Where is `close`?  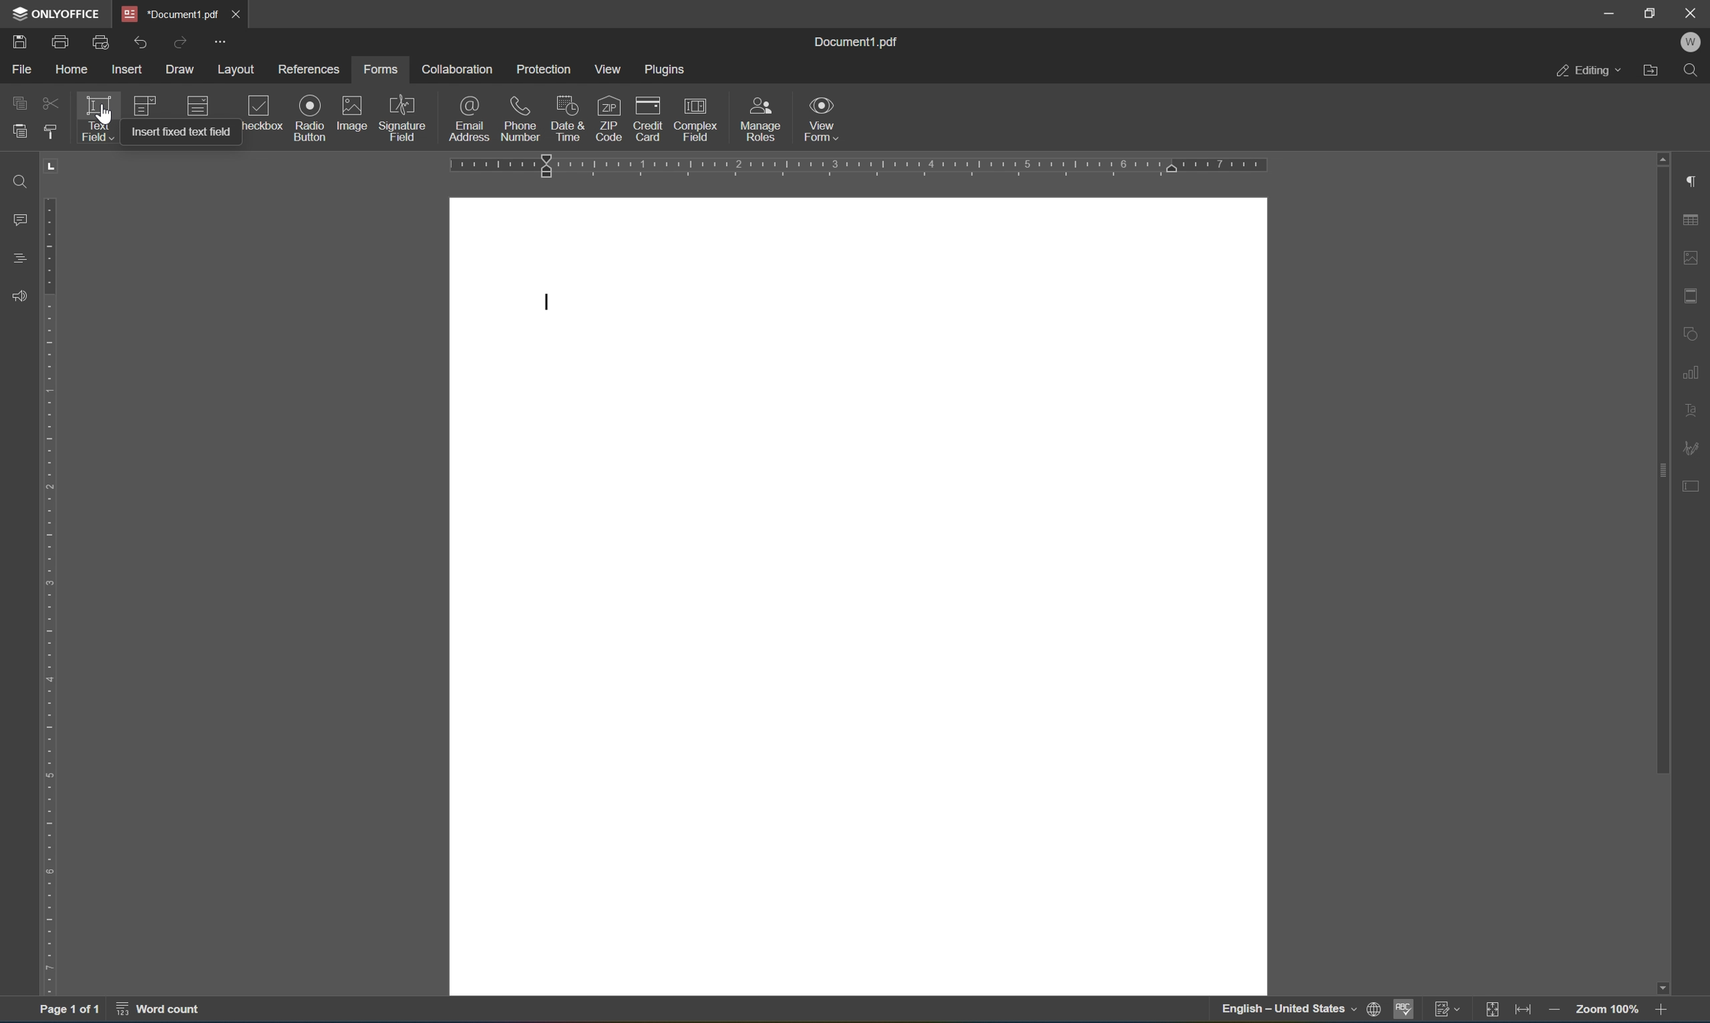 close is located at coordinates (1693, 11).